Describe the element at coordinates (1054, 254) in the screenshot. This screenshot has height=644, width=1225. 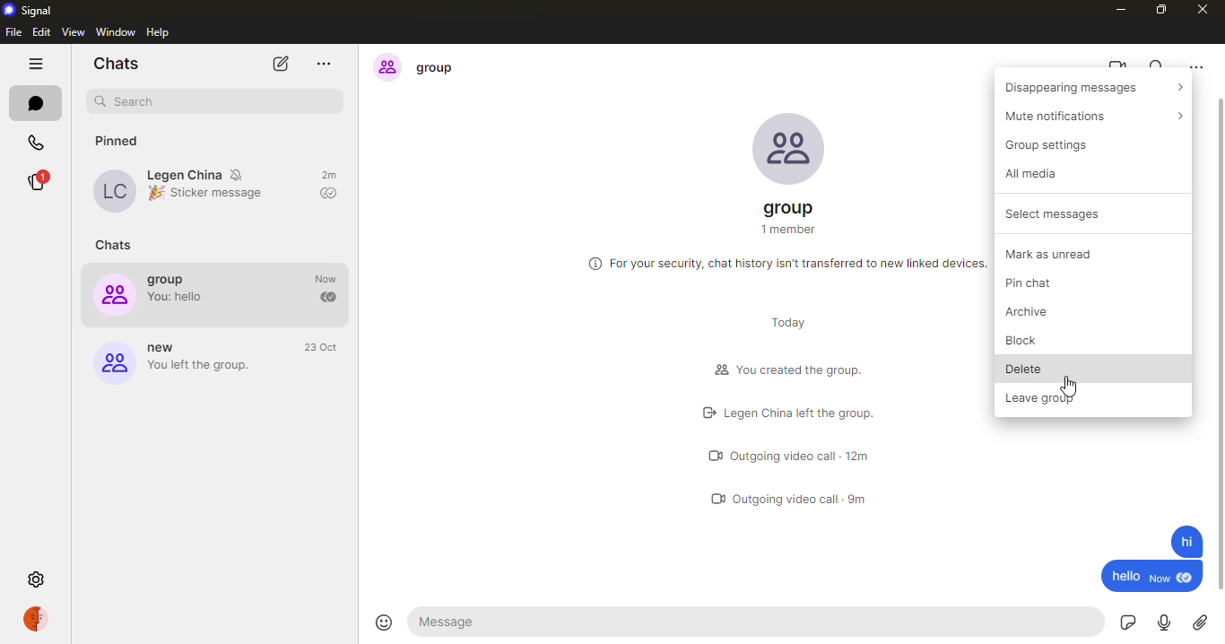
I see `mark as unread` at that location.